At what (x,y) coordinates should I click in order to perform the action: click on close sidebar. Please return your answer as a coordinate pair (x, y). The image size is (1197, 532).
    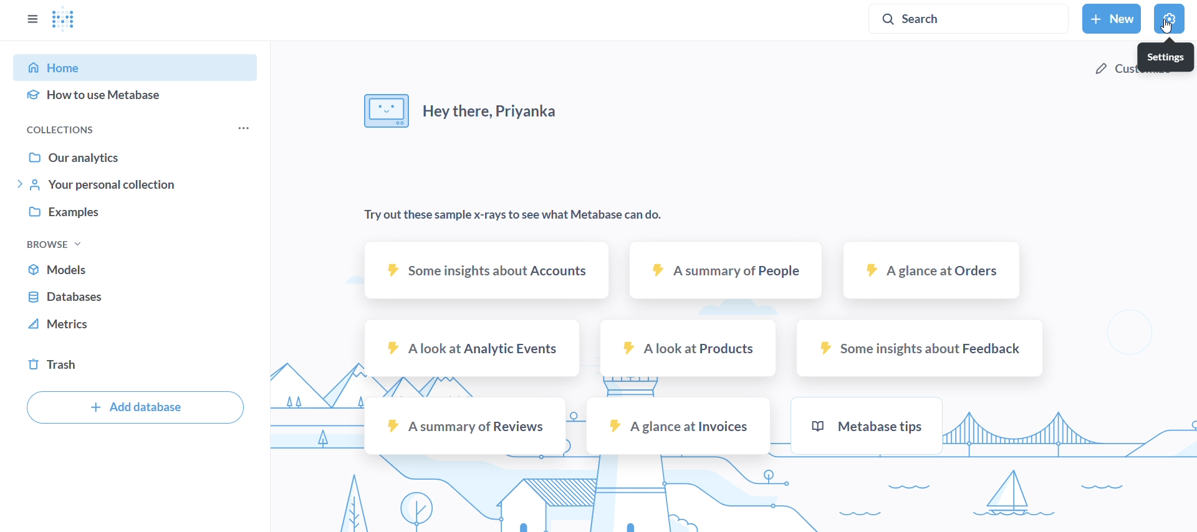
    Looking at the image, I should click on (32, 18).